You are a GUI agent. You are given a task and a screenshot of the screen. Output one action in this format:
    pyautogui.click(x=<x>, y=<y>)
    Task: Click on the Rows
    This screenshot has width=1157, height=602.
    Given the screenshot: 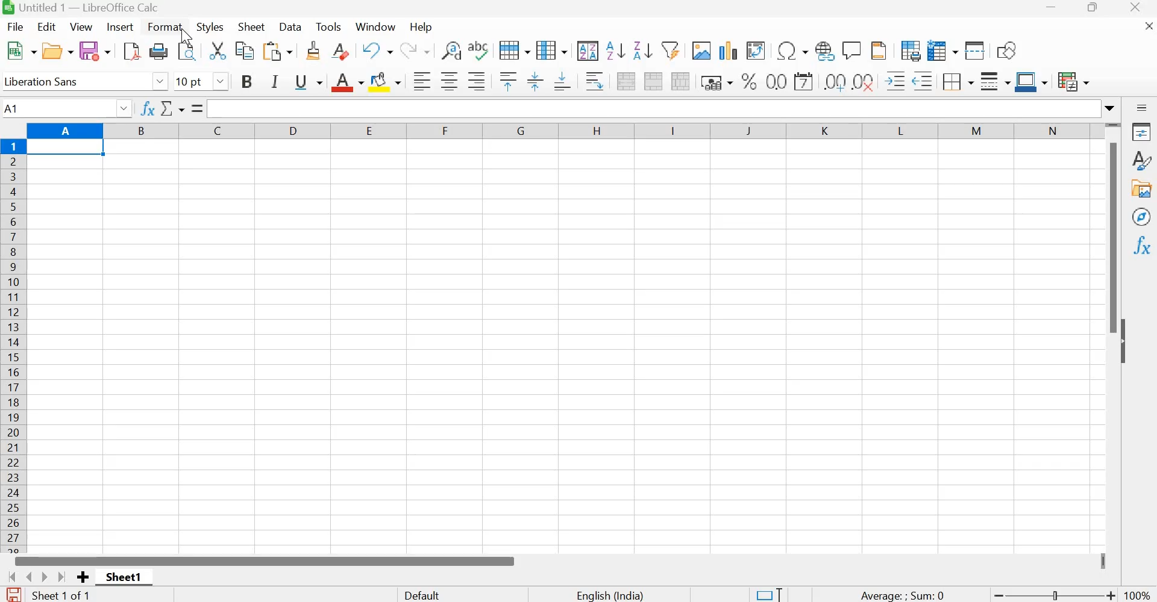 What is the action you would take?
    pyautogui.click(x=562, y=130)
    